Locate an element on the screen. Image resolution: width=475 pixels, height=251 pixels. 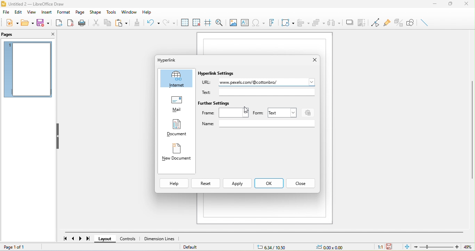
1:1 is located at coordinates (377, 247).